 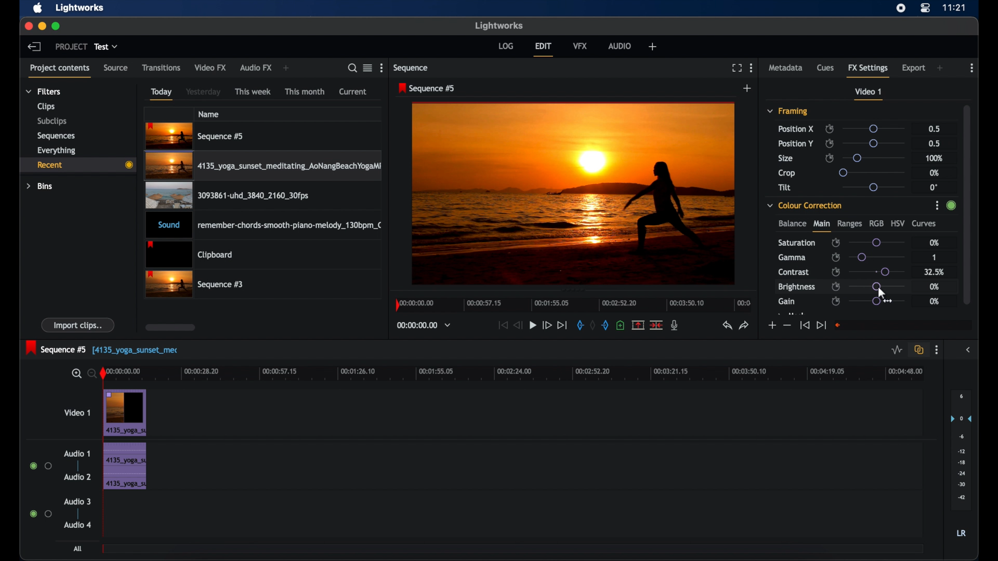 I want to click on jump to start, so click(x=804, y=325).